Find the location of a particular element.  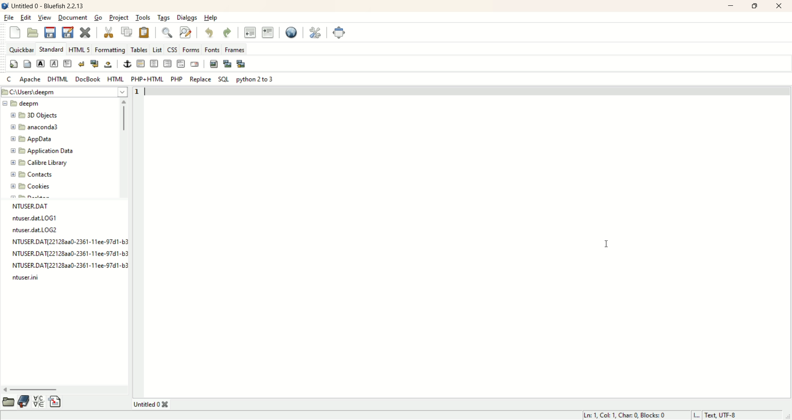

minimize is located at coordinates (731, 5).